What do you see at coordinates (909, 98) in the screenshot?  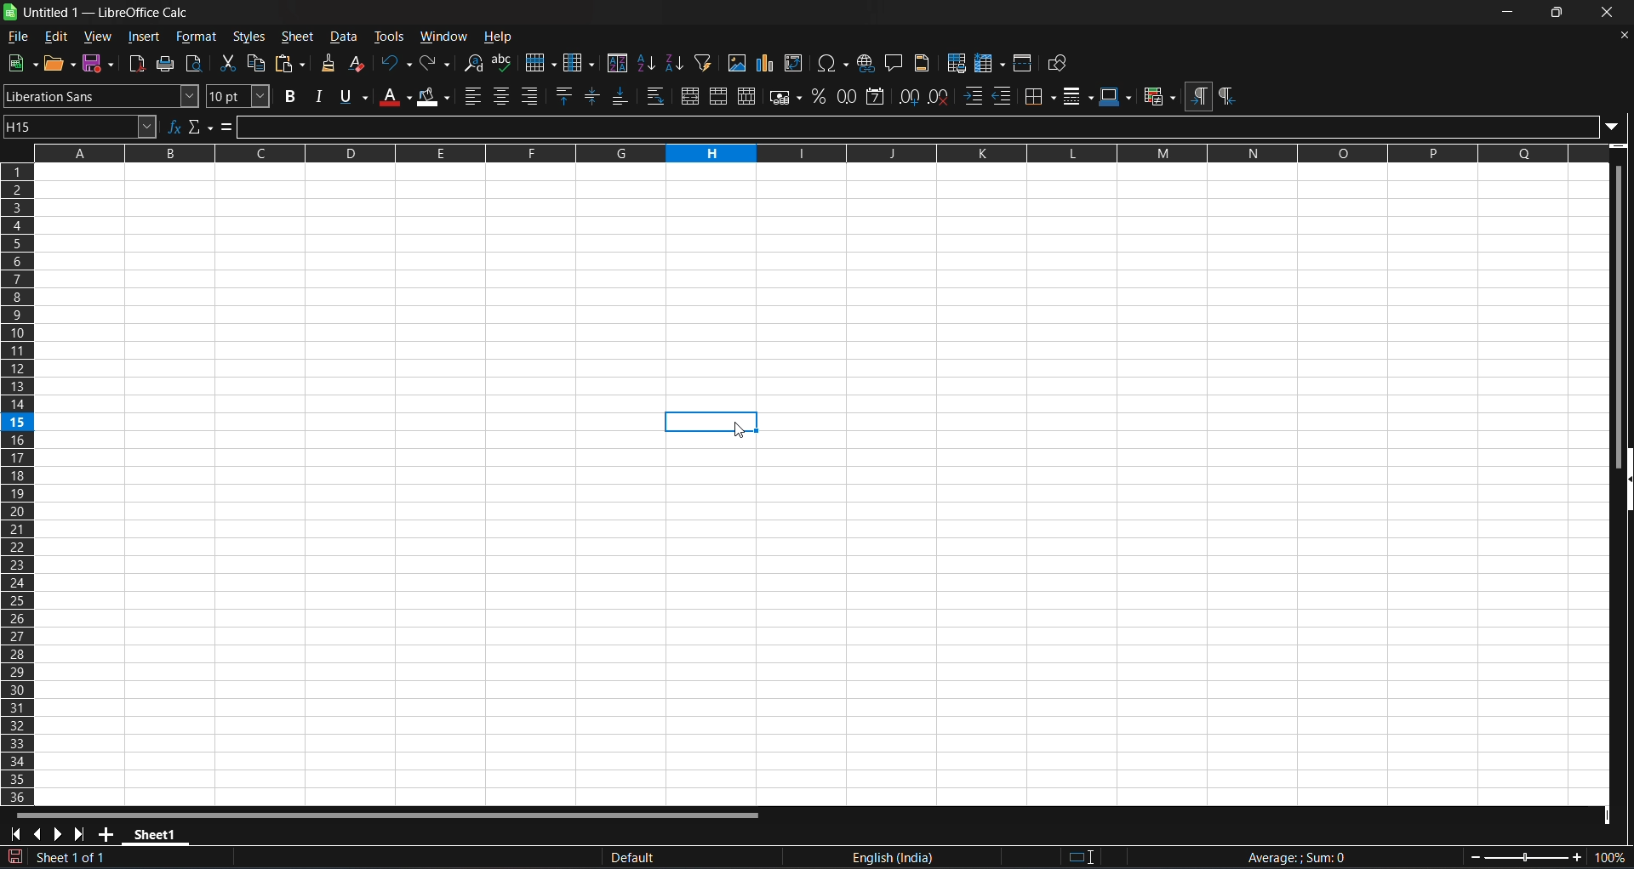 I see `add decimal place` at bounding box center [909, 98].